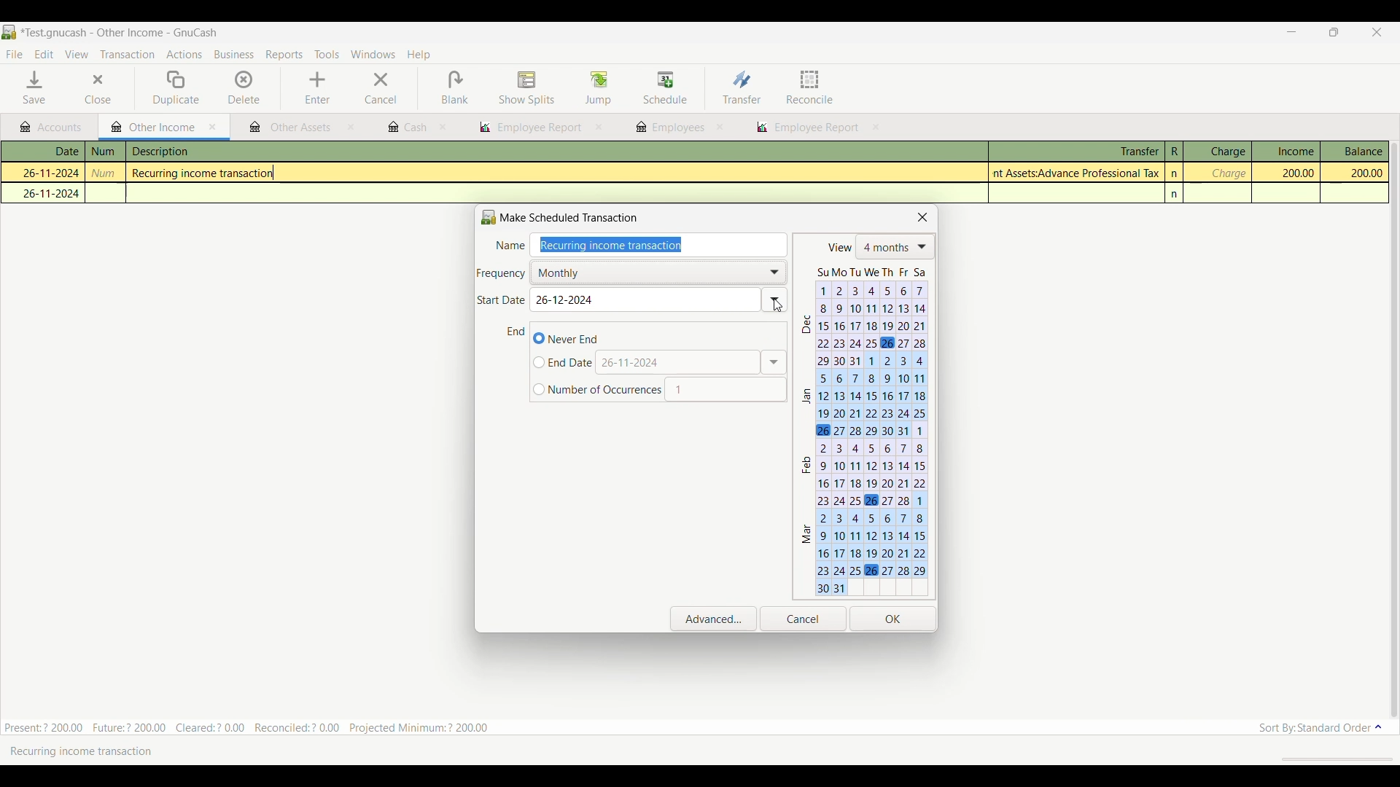 The image size is (1400, 787). I want to click on Transfer column, so click(1076, 149).